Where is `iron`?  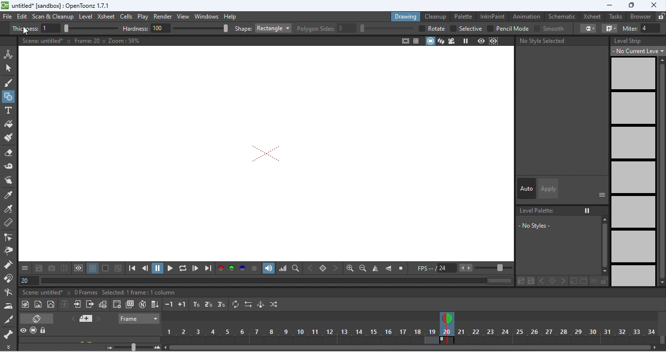
iron is located at coordinates (8, 306).